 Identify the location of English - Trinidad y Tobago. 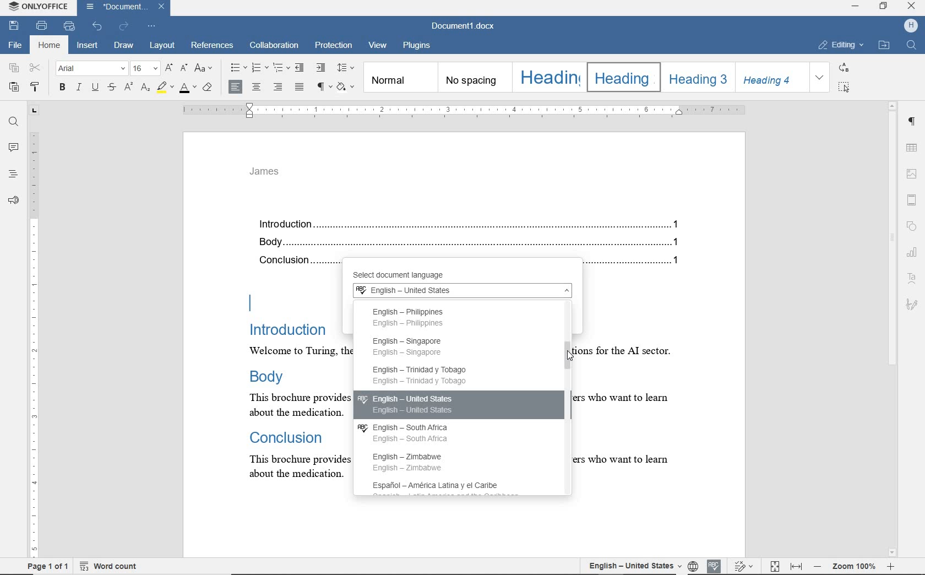
(417, 375).